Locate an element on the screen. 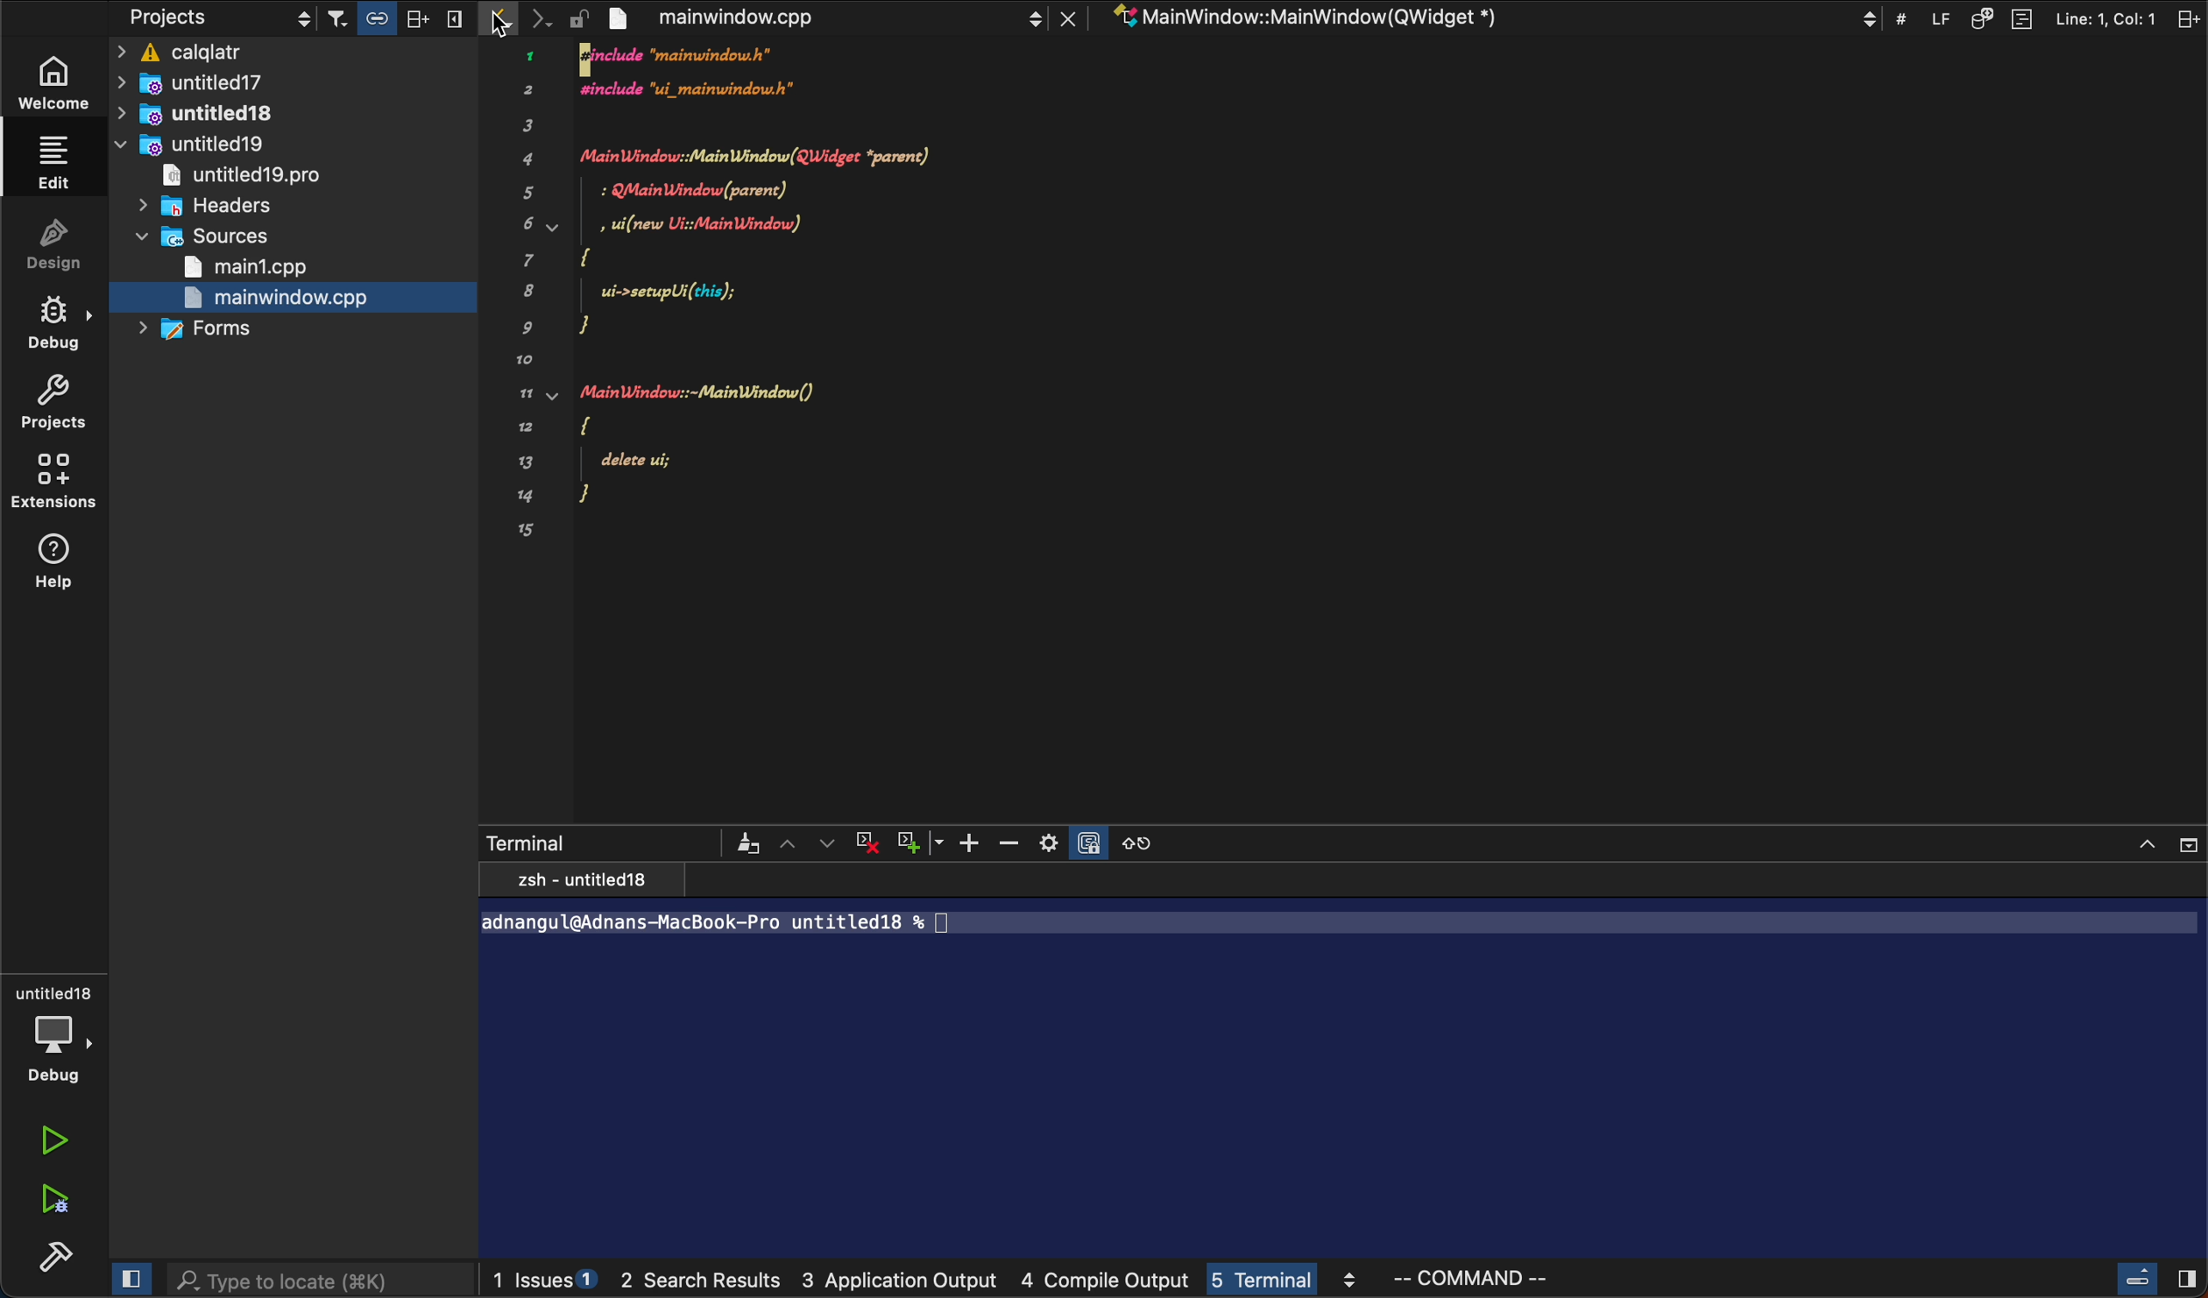  close slide bar is located at coordinates (131, 1278).